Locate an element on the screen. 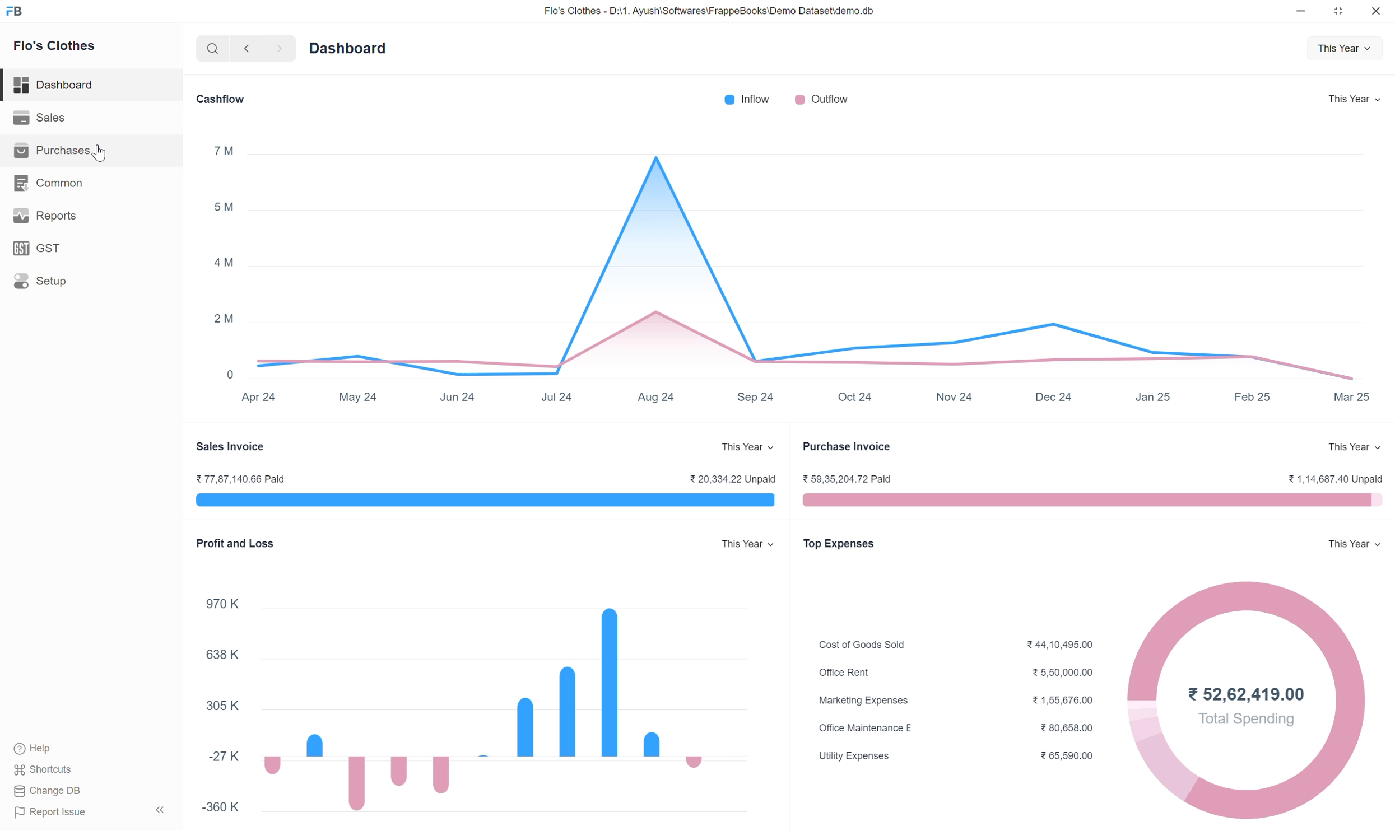 The image size is (1395, 831). sales invoice is located at coordinates (230, 447).